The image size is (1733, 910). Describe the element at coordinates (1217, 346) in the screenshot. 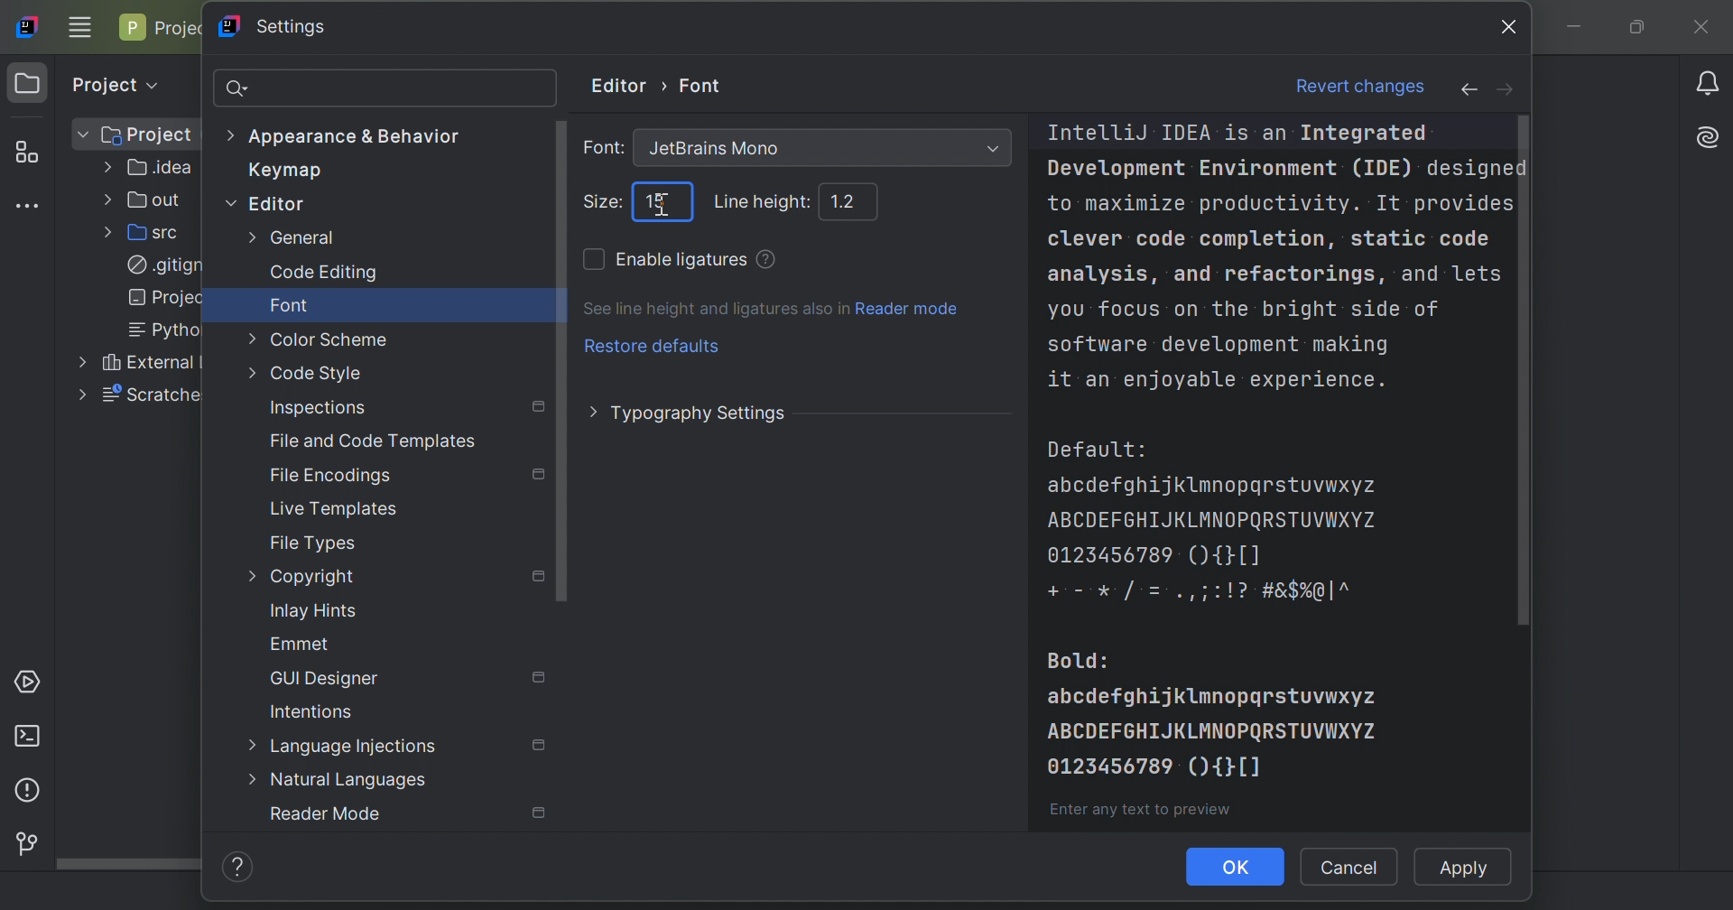

I see `software development making` at that location.